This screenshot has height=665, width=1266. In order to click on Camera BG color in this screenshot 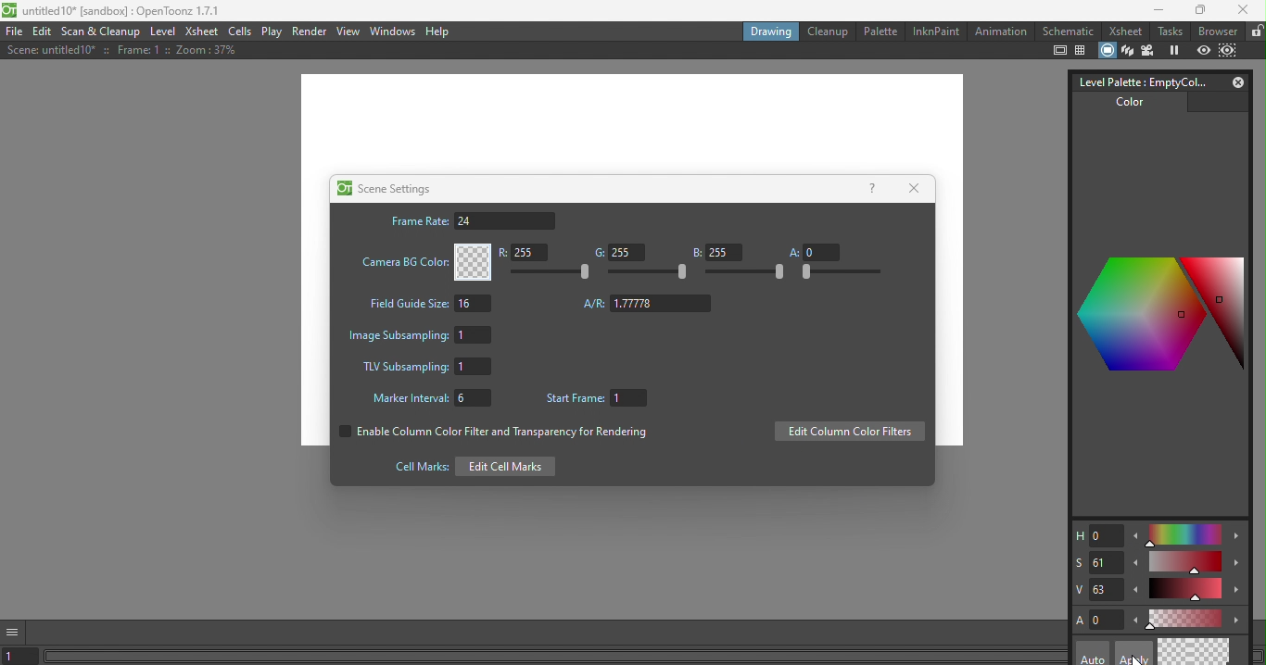, I will do `click(424, 262)`.